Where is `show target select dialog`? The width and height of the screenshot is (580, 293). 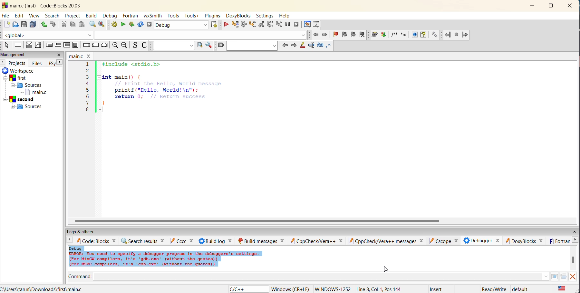 show target select dialog is located at coordinates (215, 25).